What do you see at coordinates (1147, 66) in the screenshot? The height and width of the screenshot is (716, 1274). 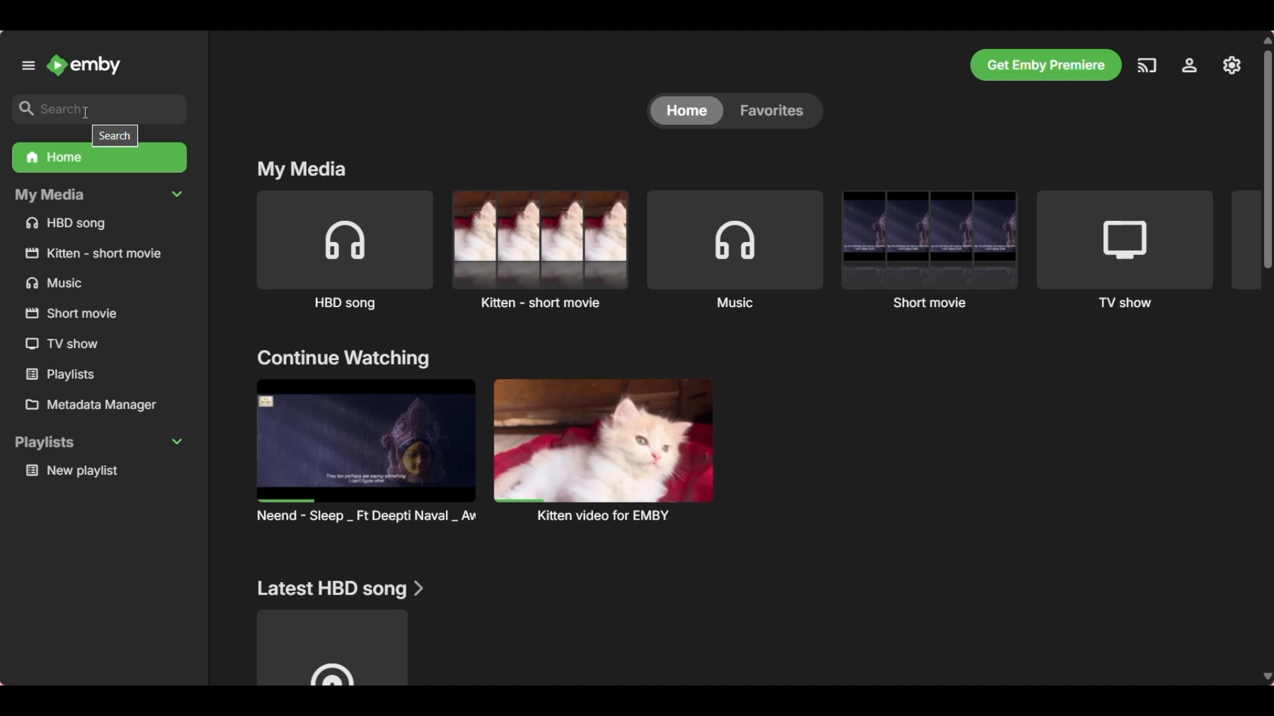 I see `Play on another device` at bounding box center [1147, 66].